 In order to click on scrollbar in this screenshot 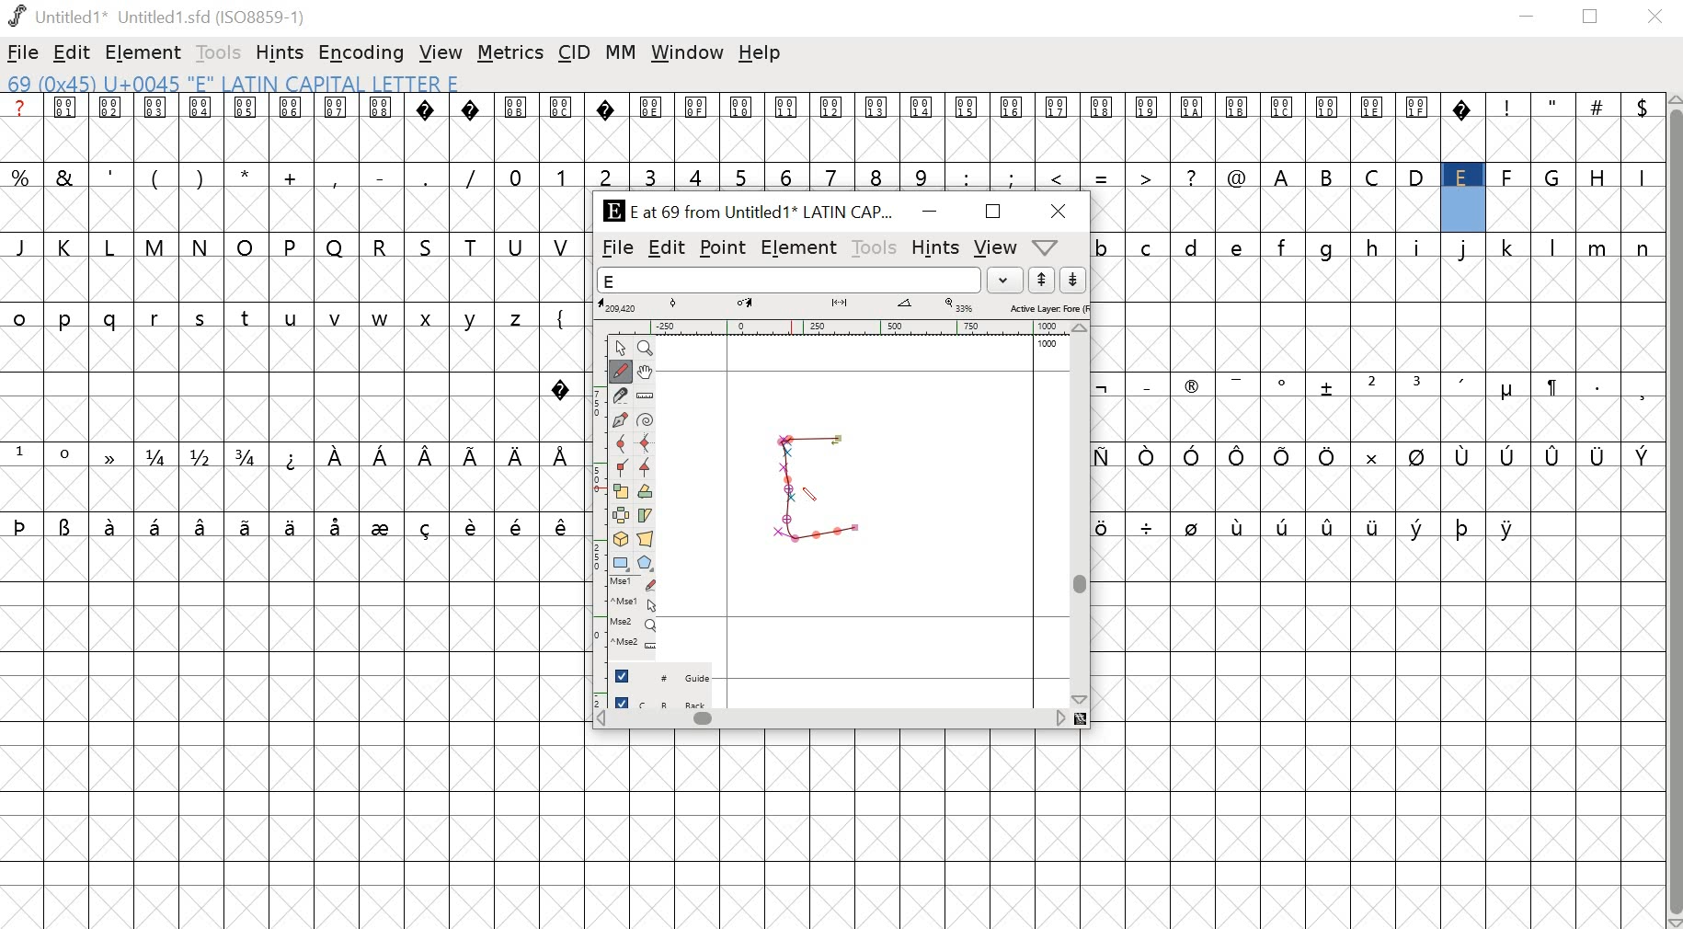, I will do `click(1083, 515)`.